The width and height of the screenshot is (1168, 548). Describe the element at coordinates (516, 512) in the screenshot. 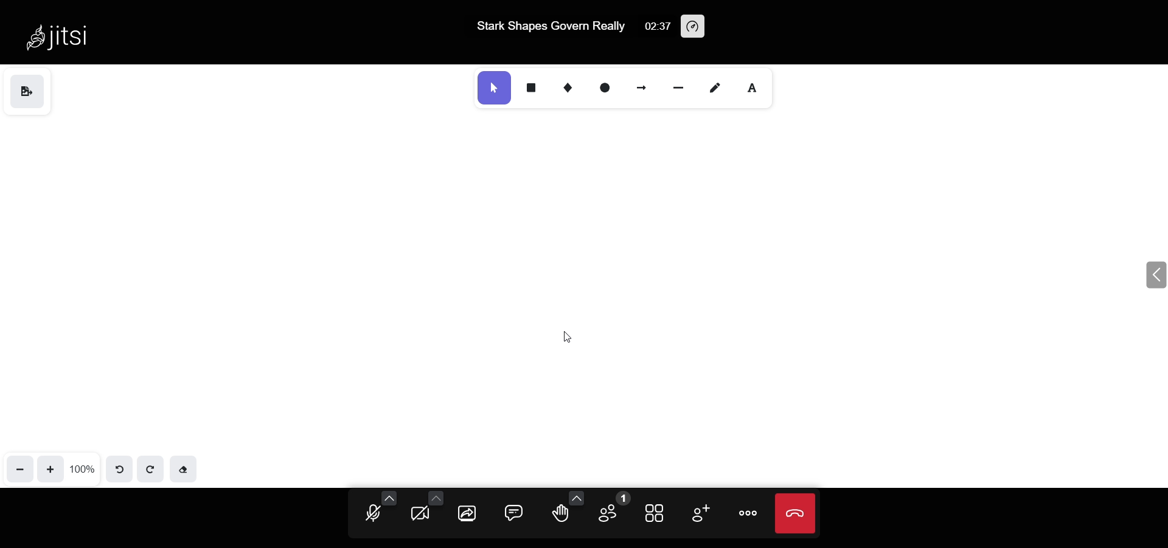

I see `chat` at that location.